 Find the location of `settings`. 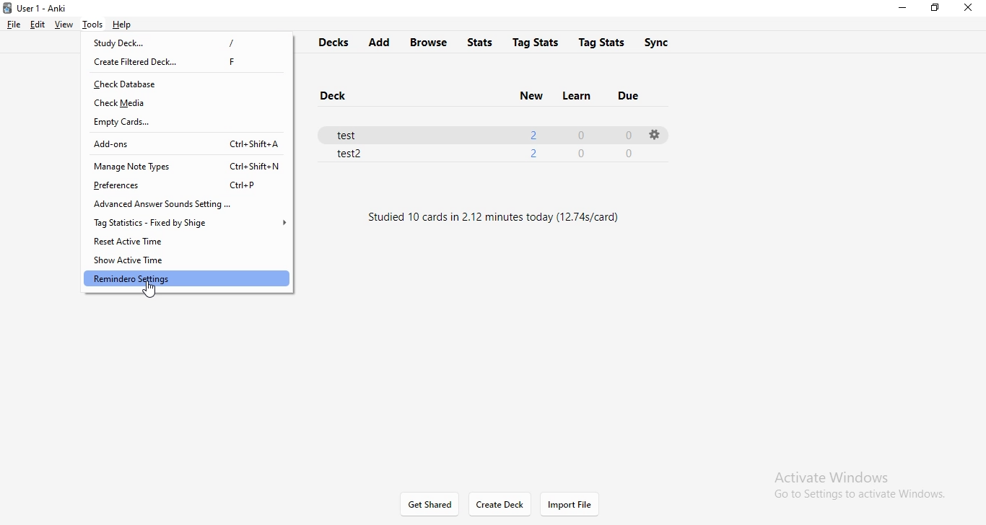

settings is located at coordinates (653, 134).